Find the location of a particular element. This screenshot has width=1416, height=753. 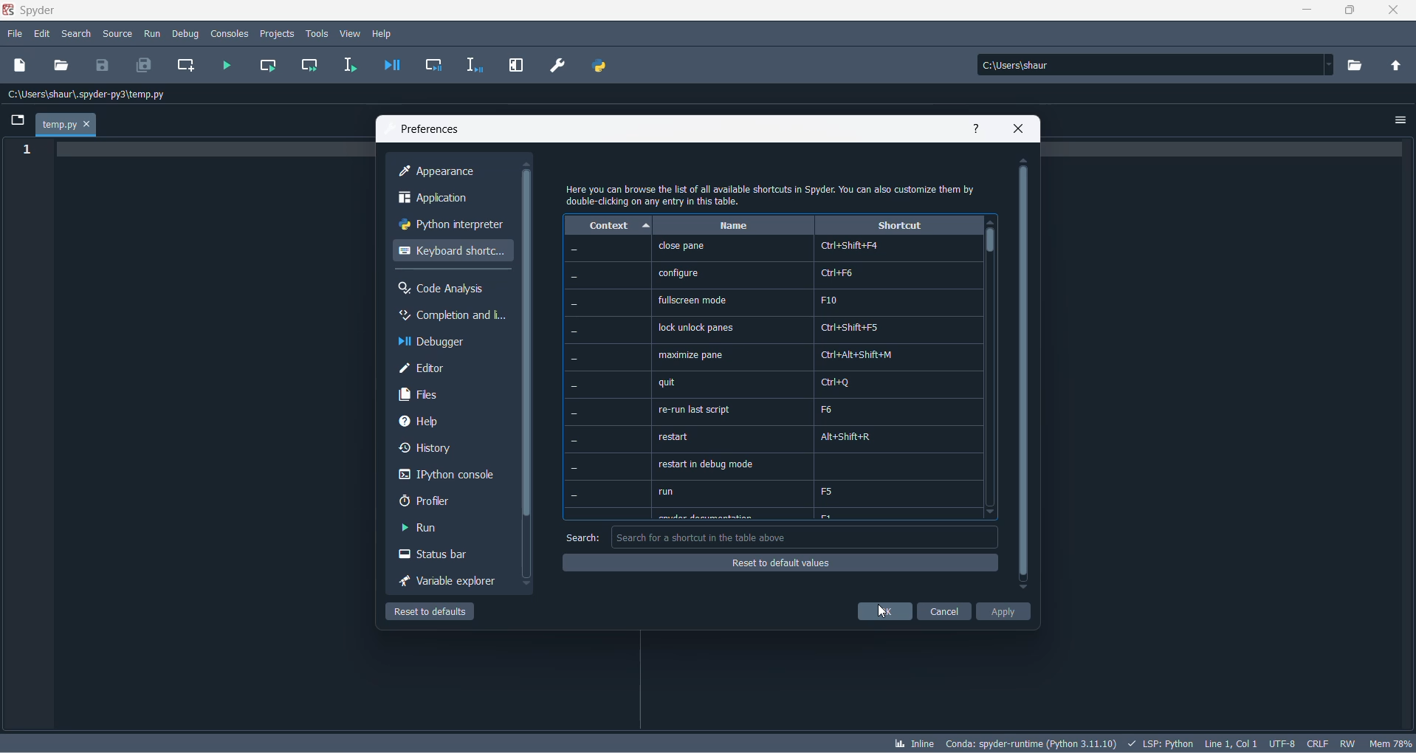

folder is located at coordinates (16, 122).